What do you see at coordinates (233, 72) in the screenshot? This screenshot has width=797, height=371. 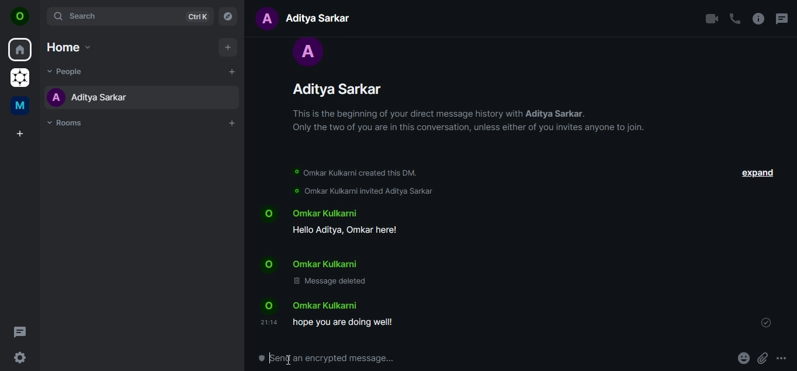 I see `start chat` at bounding box center [233, 72].